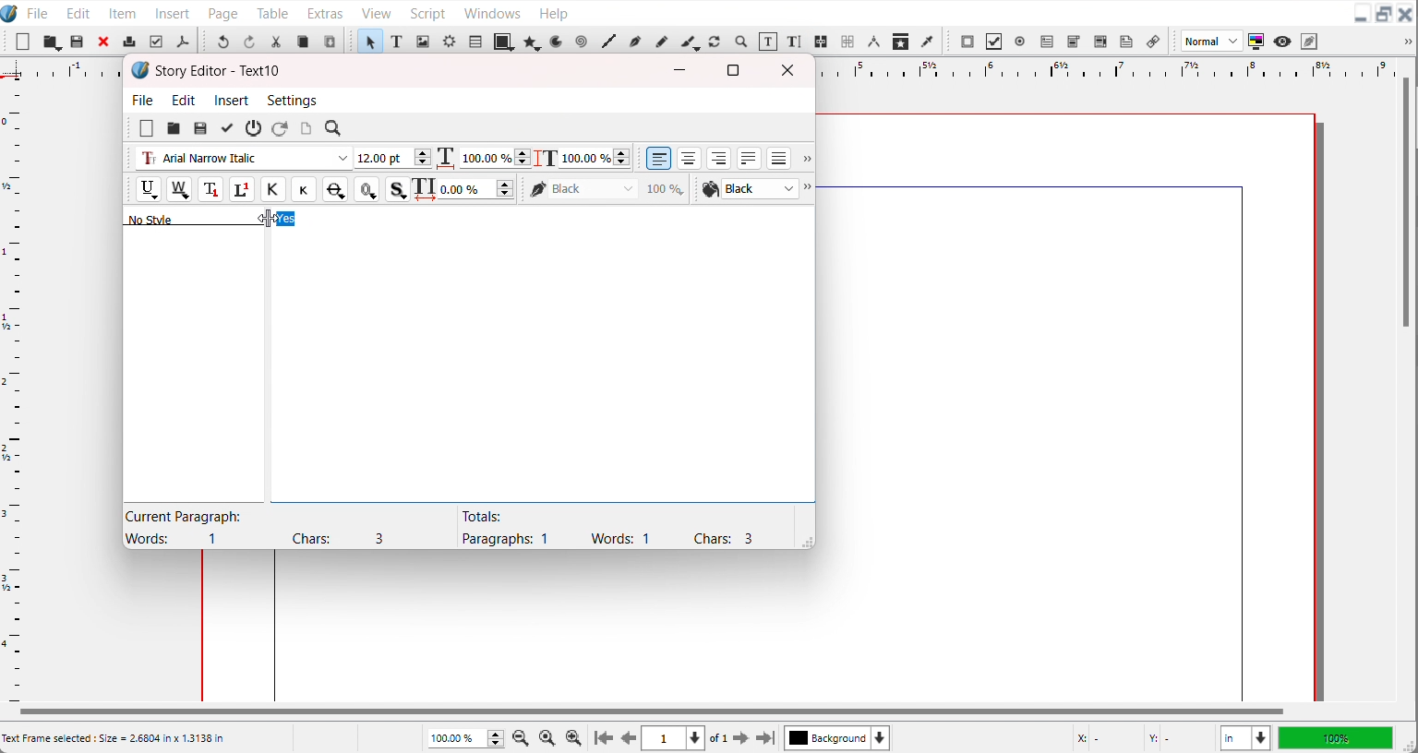 This screenshot has width=1418, height=753. What do you see at coordinates (750, 158) in the screenshot?
I see `Align text Justified` at bounding box center [750, 158].